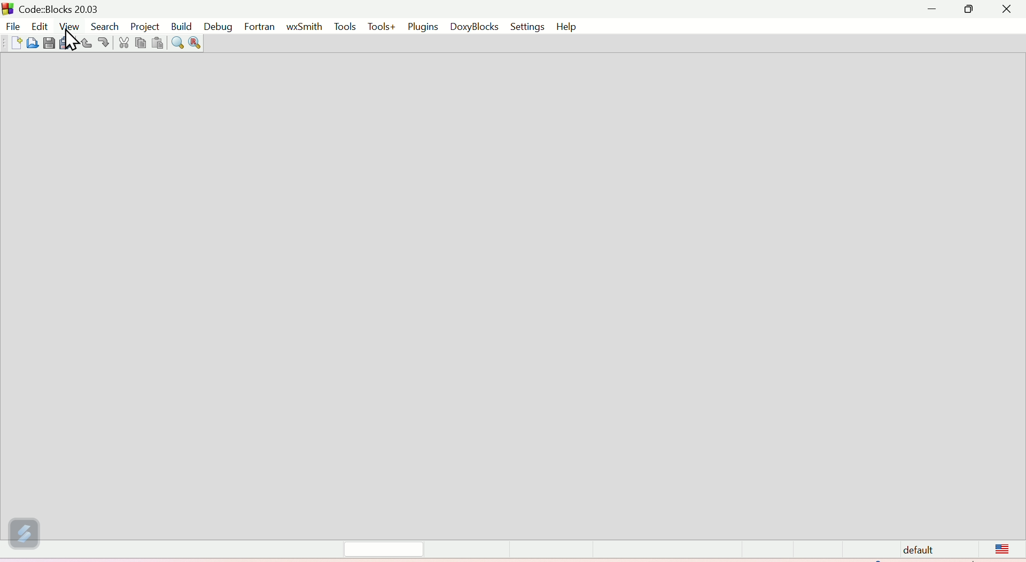 This screenshot has width=1026, height=562. What do you see at coordinates (470, 548) in the screenshot?
I see `Status bar` at bounding box center [470, 548].